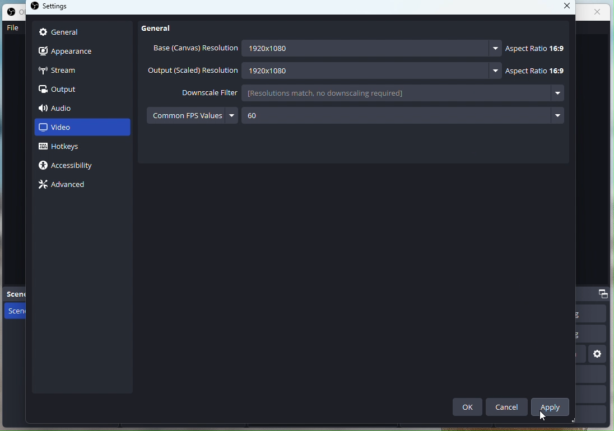 The image size is (614, 431). Describe the element at coordinates (557, 94) in the screenshot. I see `more options` at that location.